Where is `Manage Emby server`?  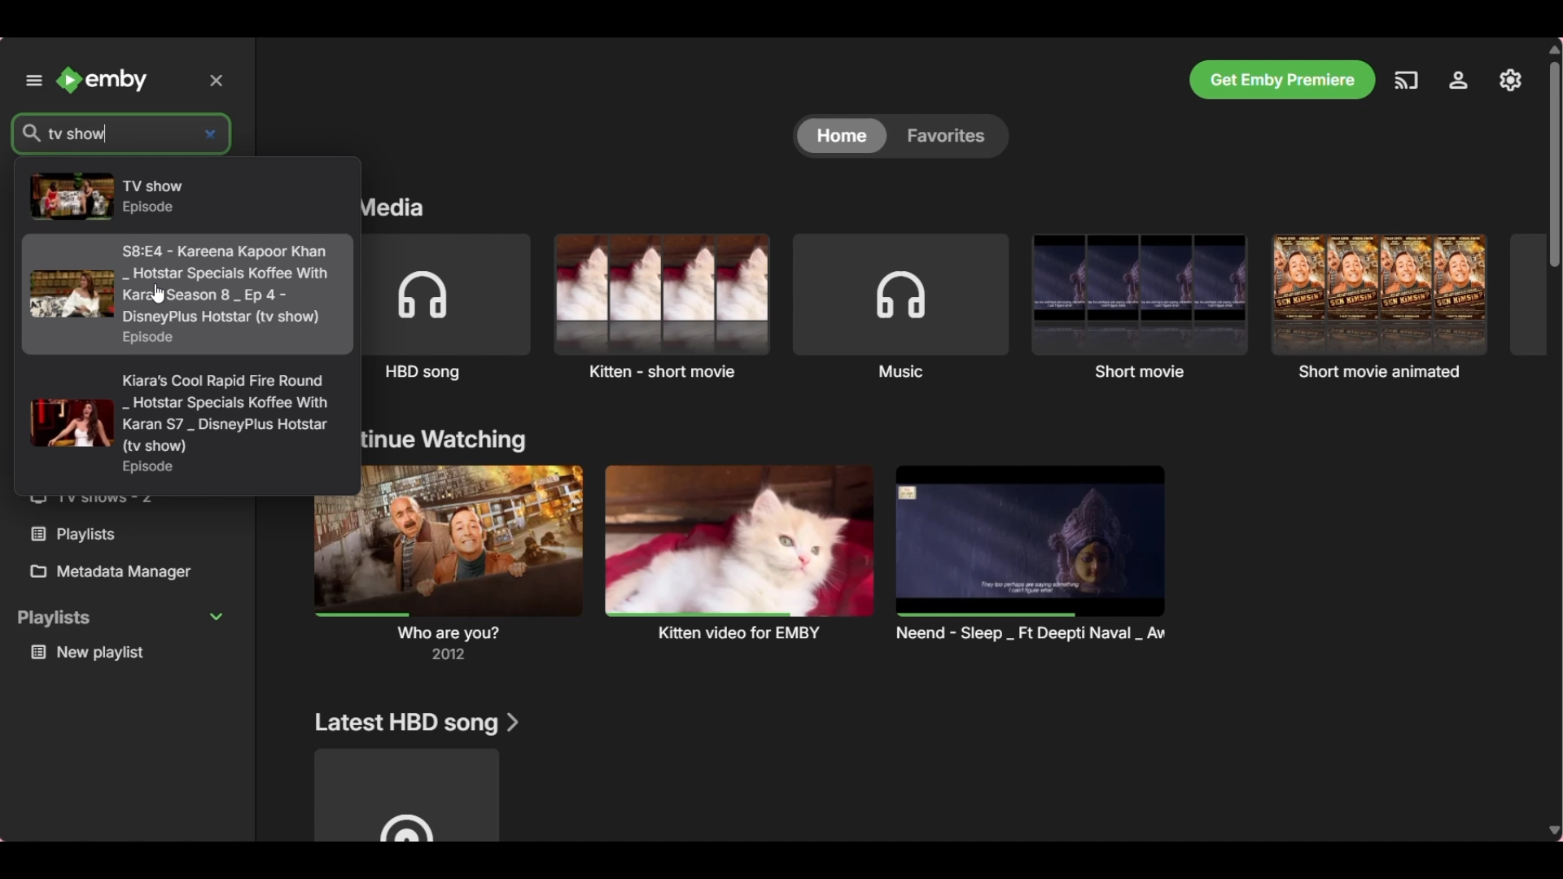
Manage Emby server is located at coordinates (1511, 80).